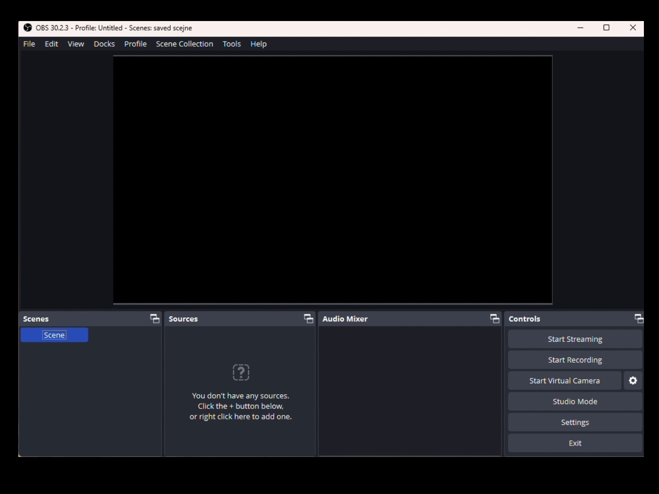  I want to click on Start Virtual Camera, so click(565, 381).